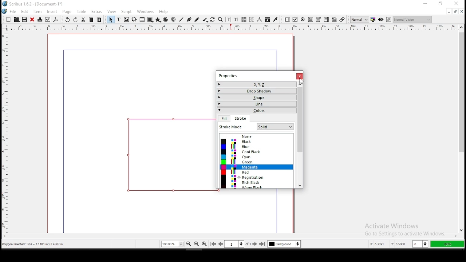 This screenshot has width=466, height=262. Describe the element at coordinates (455, 12) in the screenshot. I see `restore` at that location.